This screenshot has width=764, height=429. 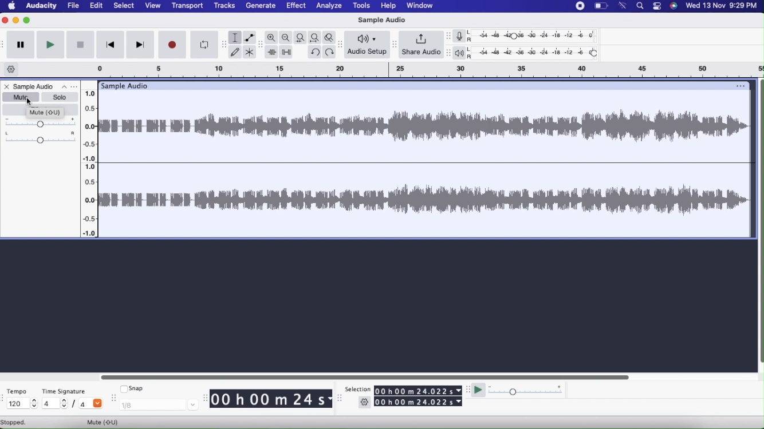 I want to click on Share Audio, so click(x=420, y=45).